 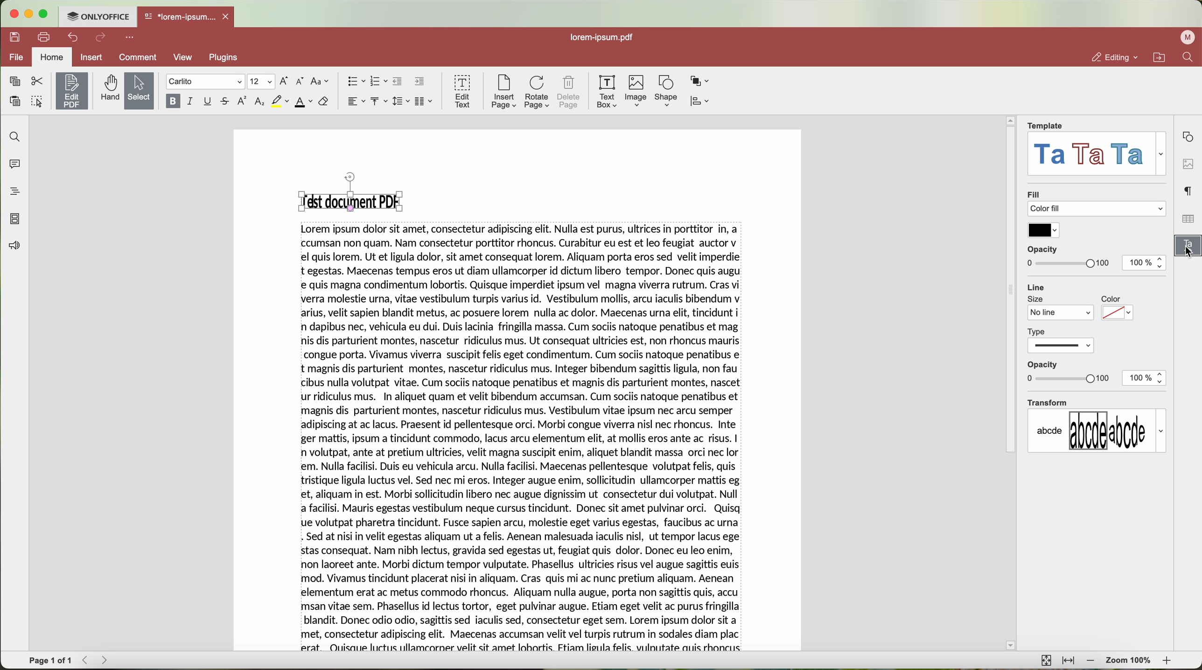 I want to click on comment, so click(x=139, y=57).